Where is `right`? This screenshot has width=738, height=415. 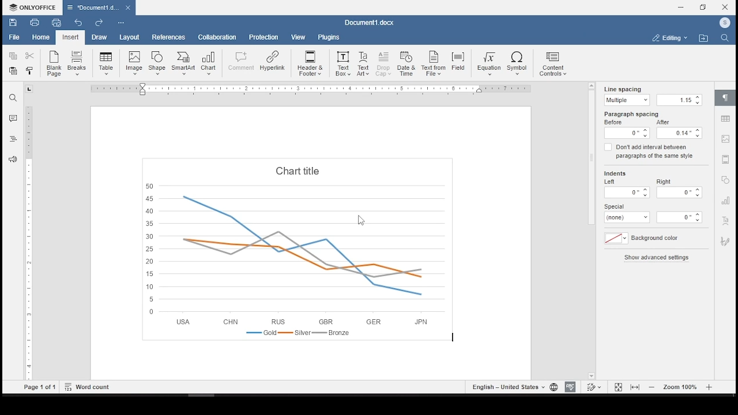
right is located at coordinates (679, 188).